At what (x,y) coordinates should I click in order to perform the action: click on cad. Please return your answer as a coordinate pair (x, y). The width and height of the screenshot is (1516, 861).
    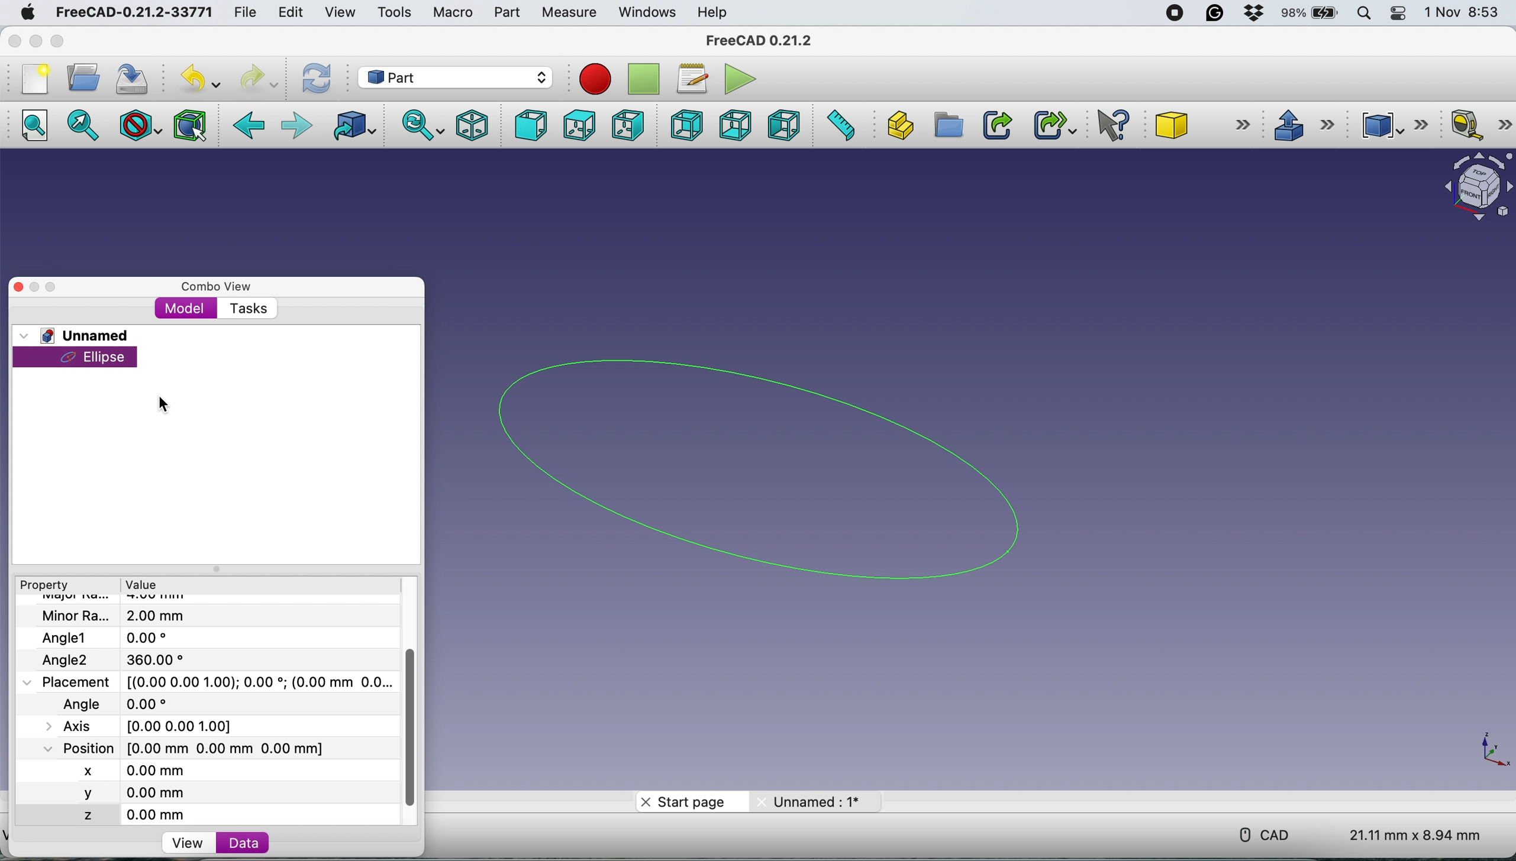
    Looking at the image, I should click on (1267, 833).